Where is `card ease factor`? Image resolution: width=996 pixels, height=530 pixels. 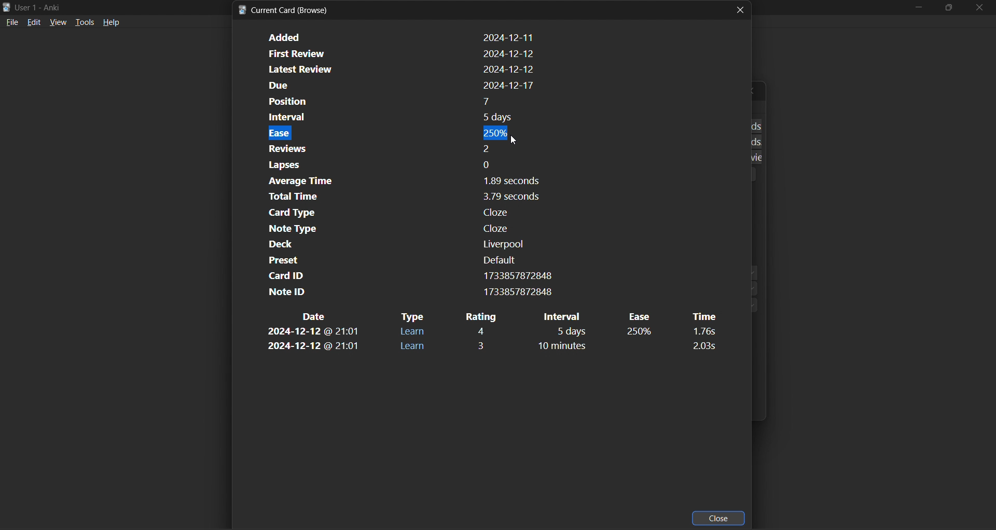
card ease factor is located at coordinates (398, 132).